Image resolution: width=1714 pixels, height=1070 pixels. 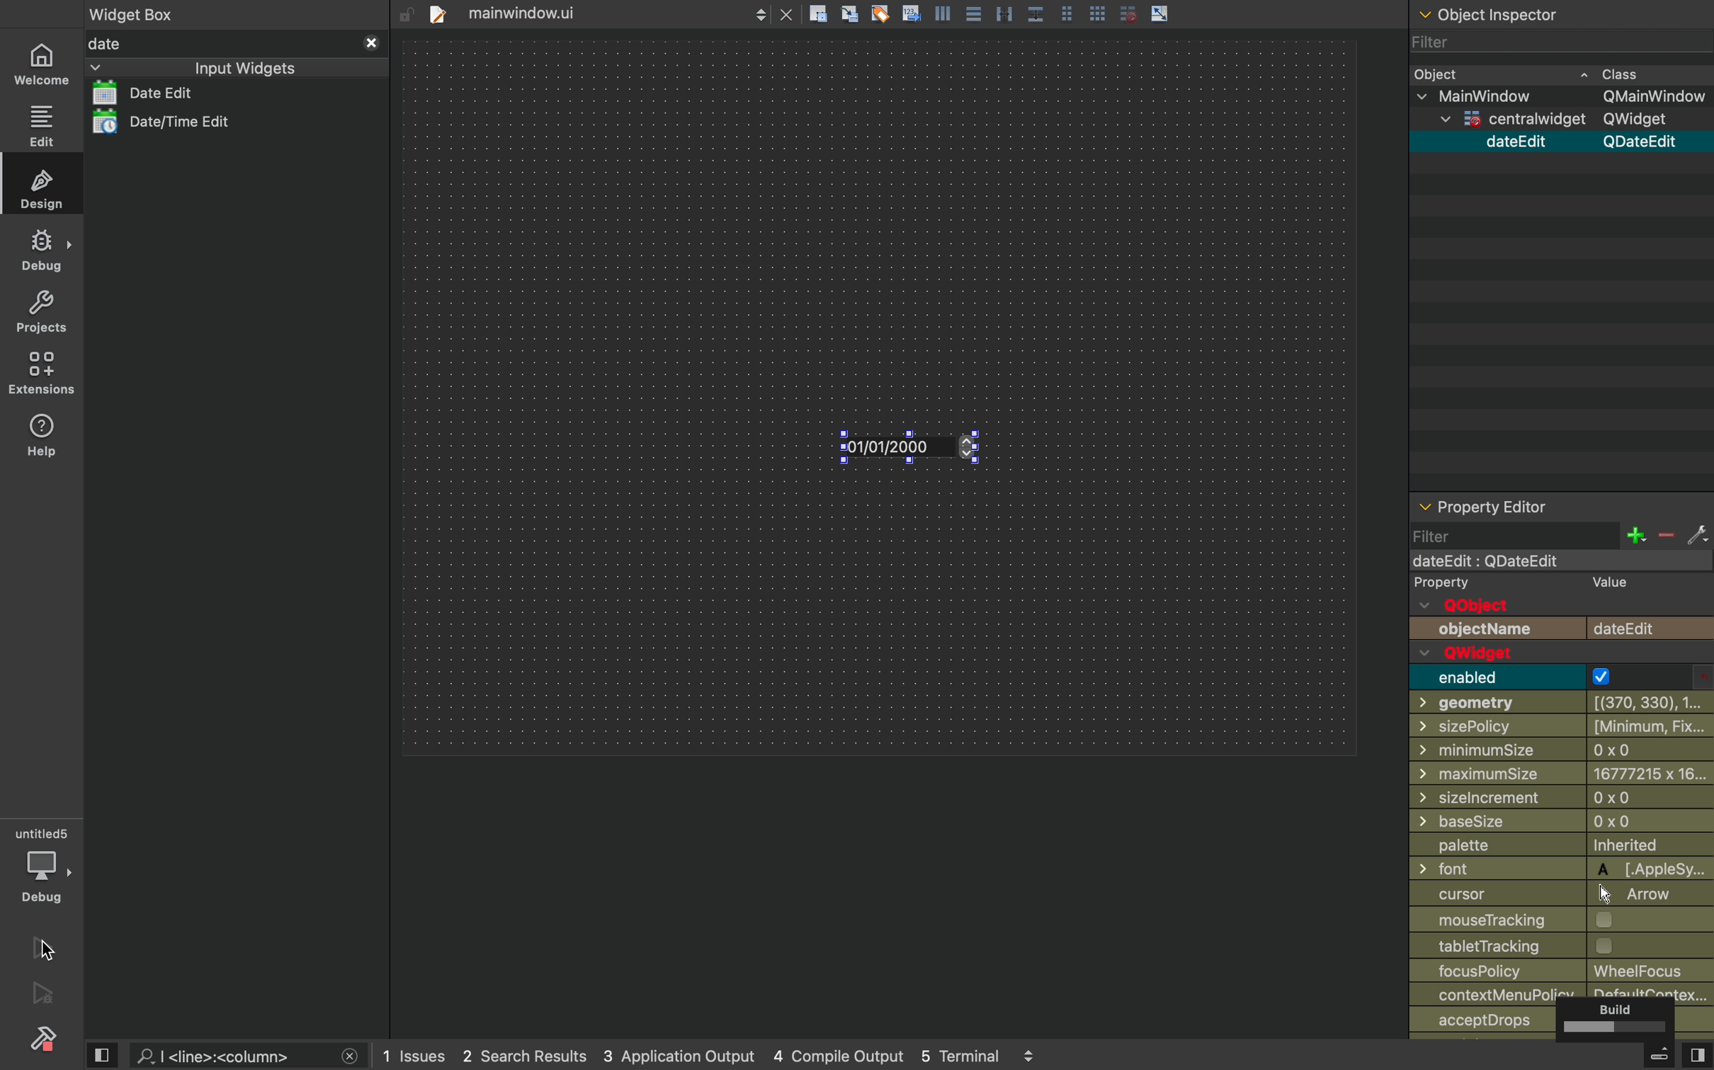 I want to click on file tab, so click(x=579, y=12).